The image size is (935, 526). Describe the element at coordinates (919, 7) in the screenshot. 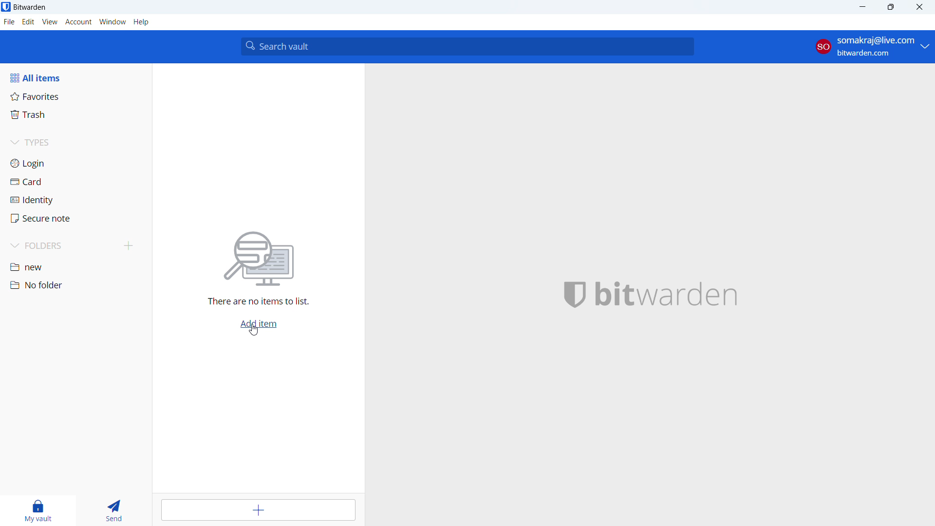

I see `close` at that location.